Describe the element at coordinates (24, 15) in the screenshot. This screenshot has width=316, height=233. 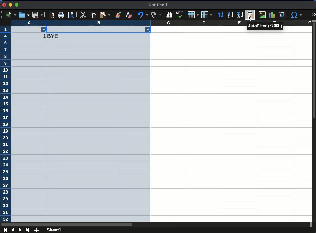
I see `open` at that location.